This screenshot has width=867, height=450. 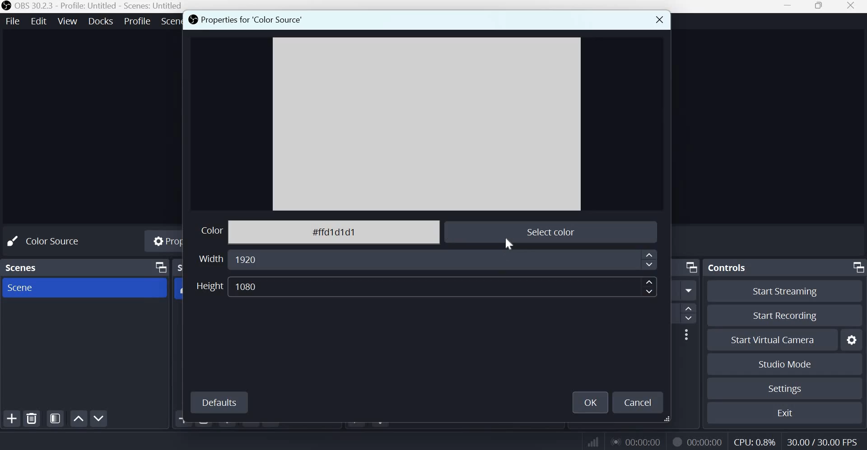 What do you see at coordinates (820, 441) in the screenshot?
I see `Frame Rate (FPS)` at bounding box center [820, 441].